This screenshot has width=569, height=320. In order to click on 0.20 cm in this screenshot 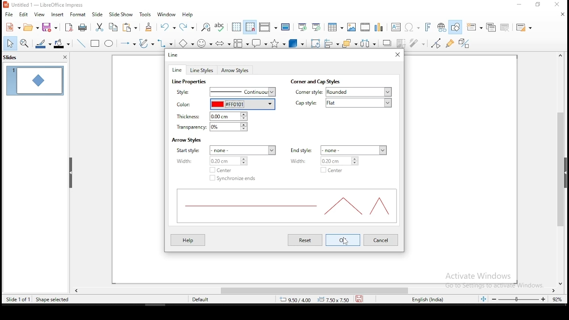, I will do `click(342, 161)`.